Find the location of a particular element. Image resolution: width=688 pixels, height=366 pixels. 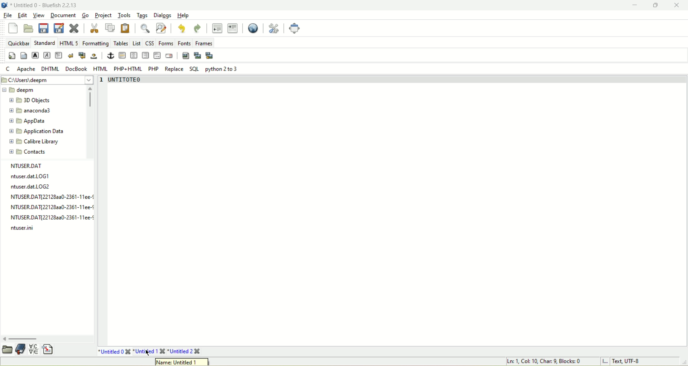

PHP is located at coordinates (153, 68).